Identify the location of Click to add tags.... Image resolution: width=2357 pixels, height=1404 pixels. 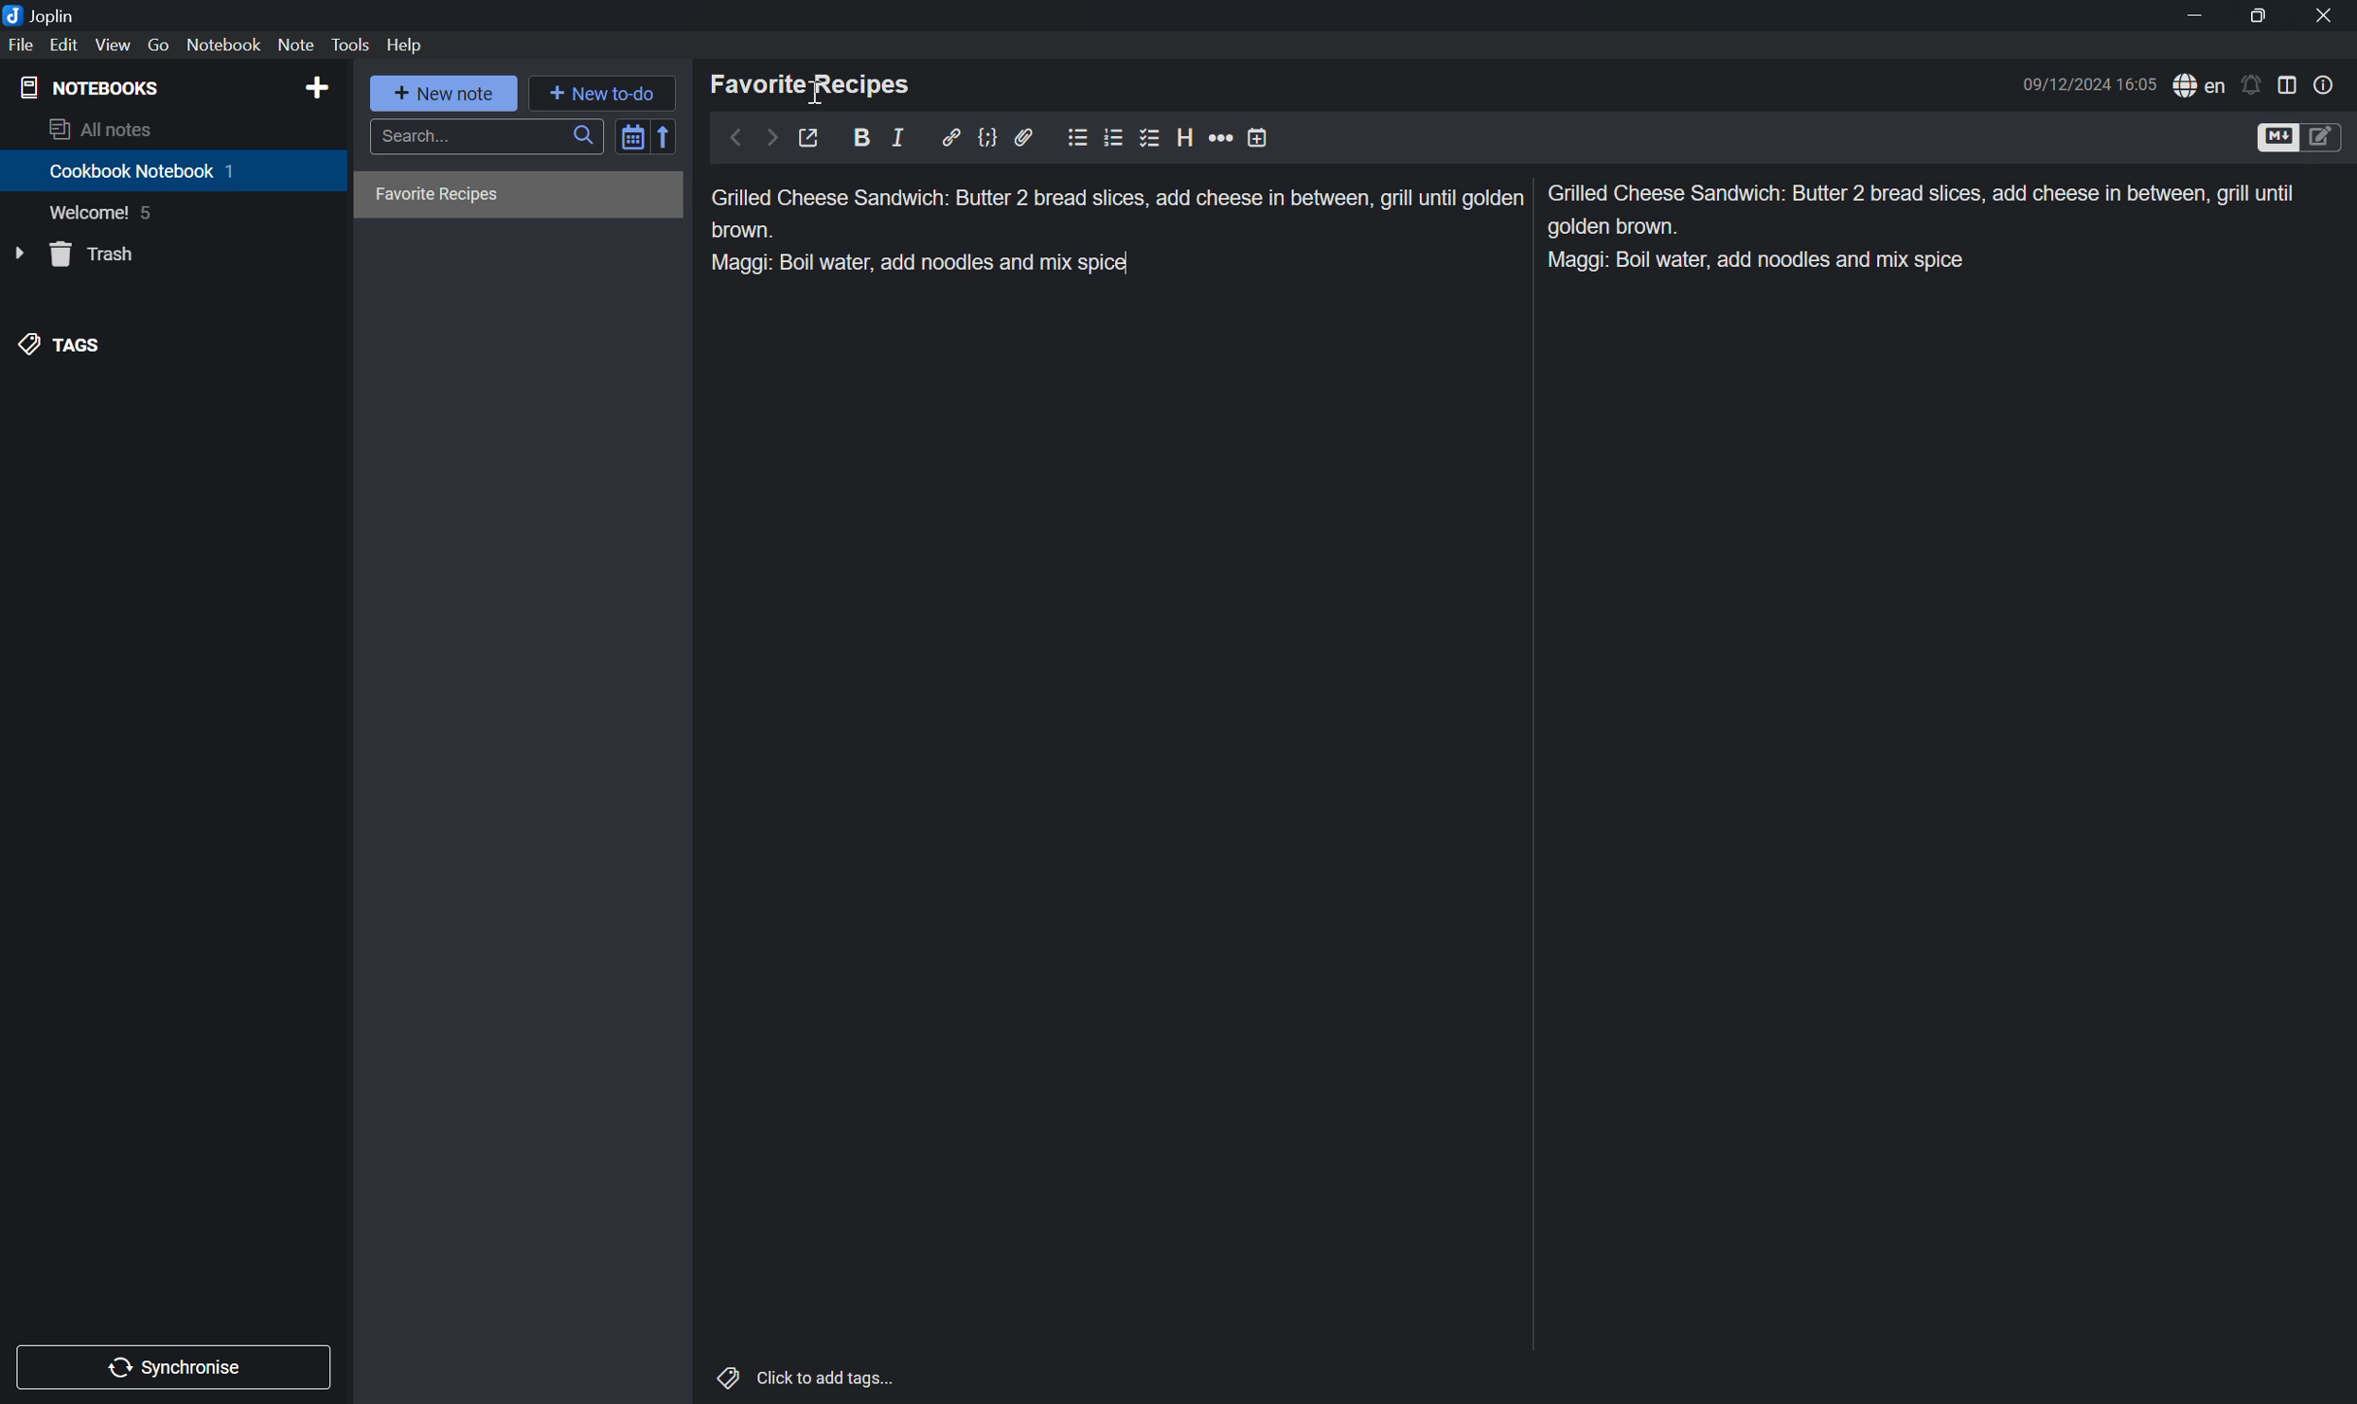
(809, 1380).